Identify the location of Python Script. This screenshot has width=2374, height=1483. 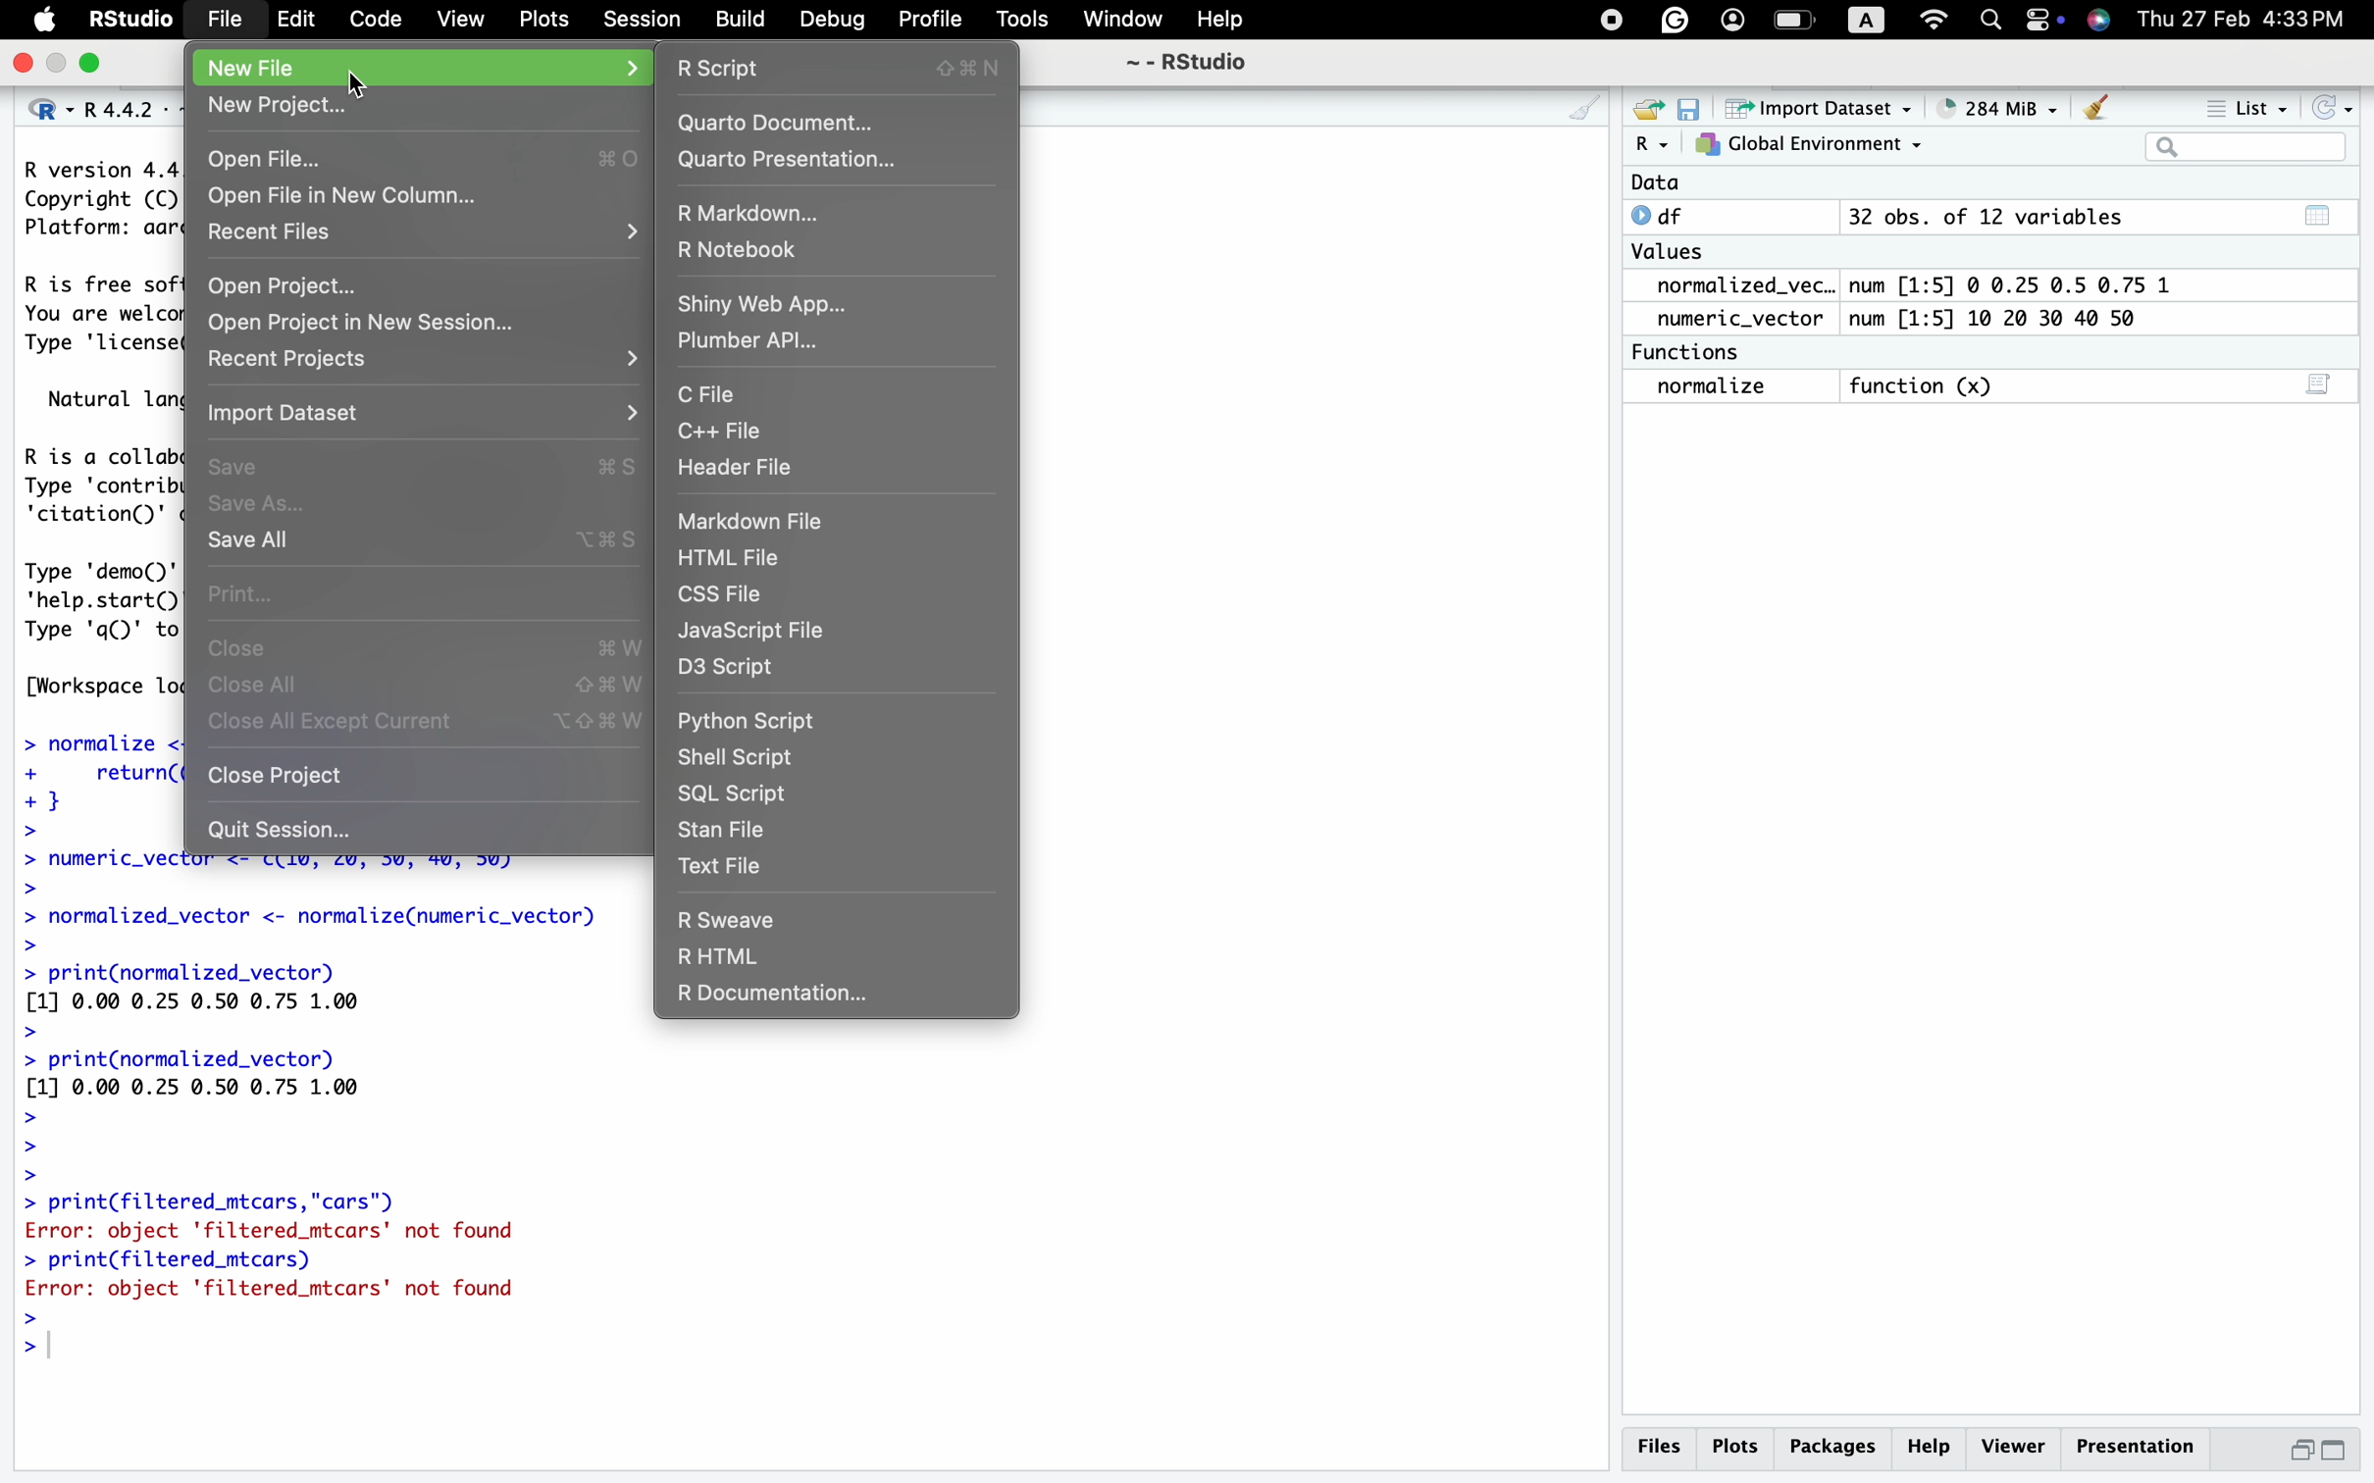
(748, 719).